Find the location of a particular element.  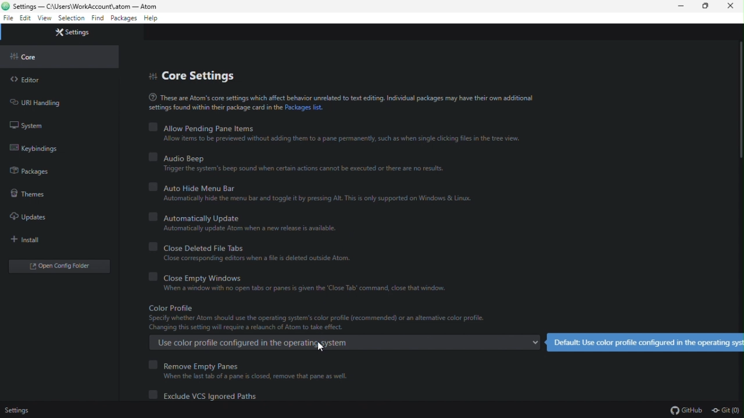

close is located at coordinates (733, 8).